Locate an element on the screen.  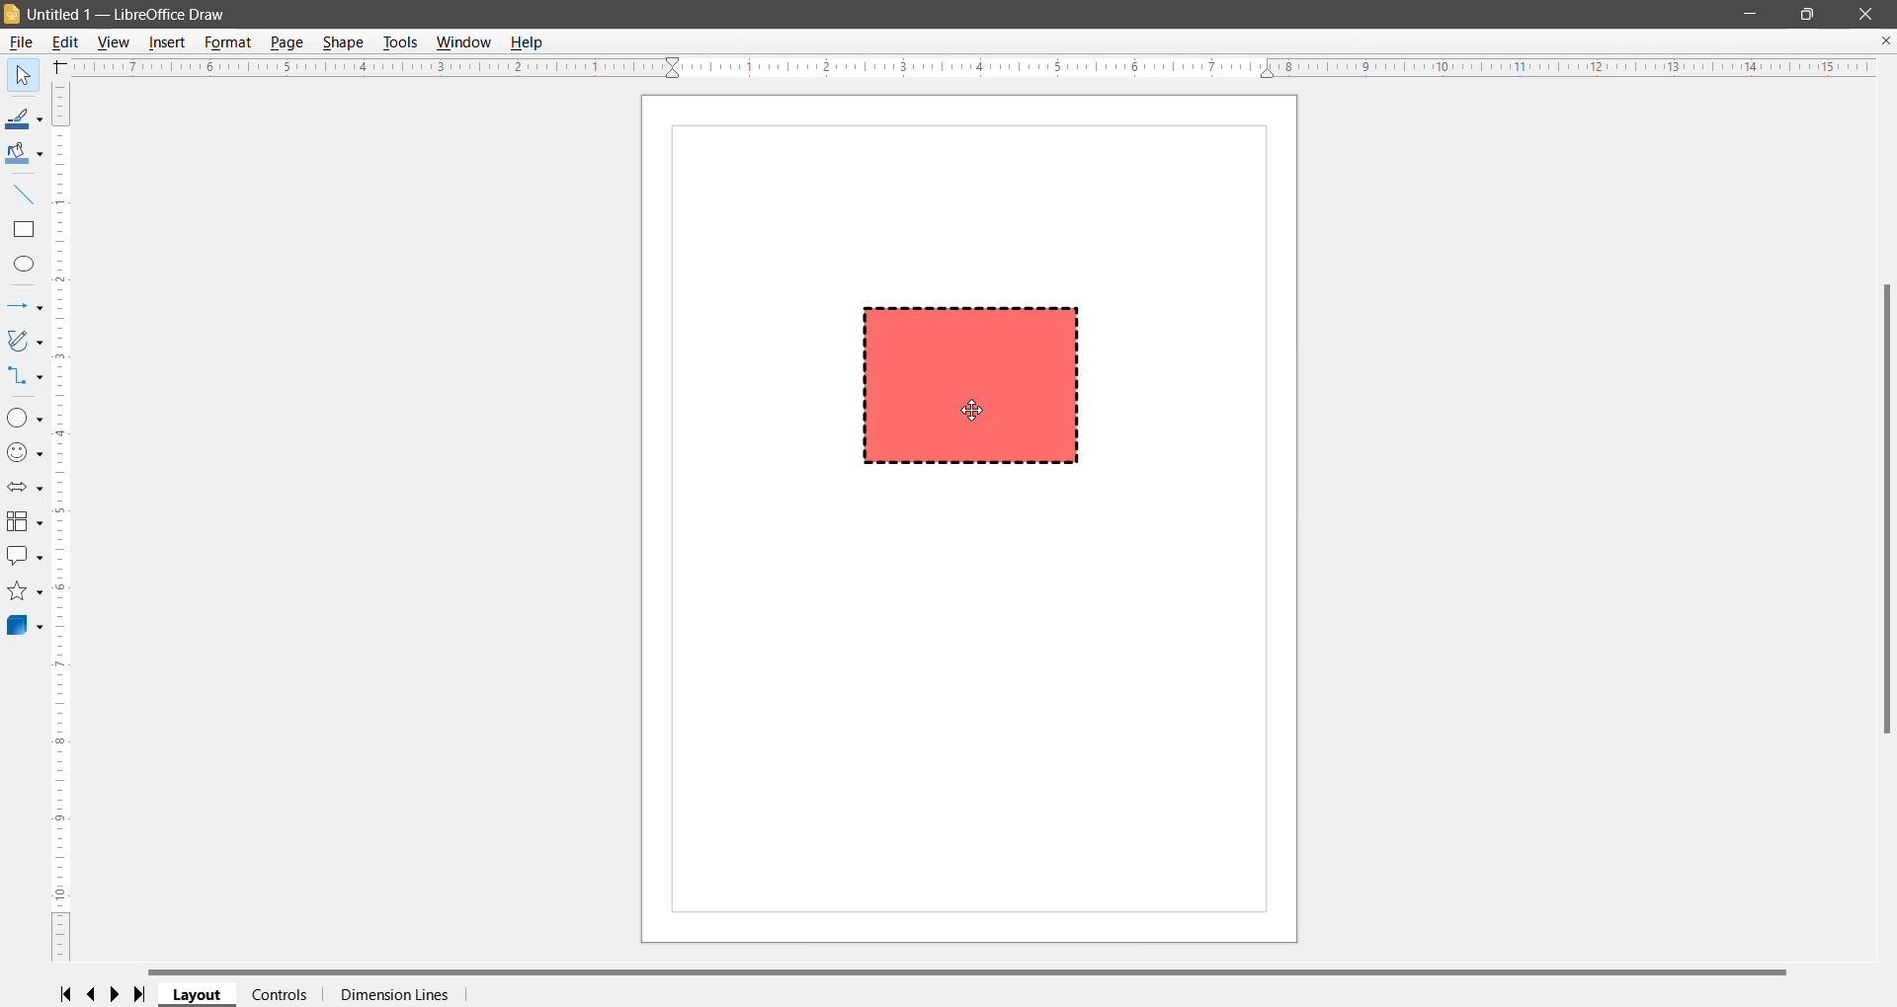
Scroll to last page is located at coordinates (140, 995).